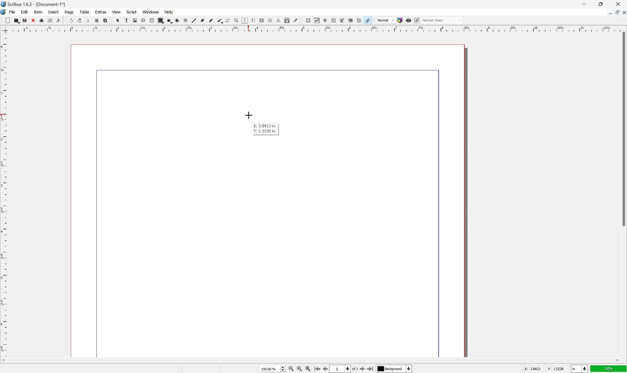  I want to click on scroll bar, so click(311, 361).